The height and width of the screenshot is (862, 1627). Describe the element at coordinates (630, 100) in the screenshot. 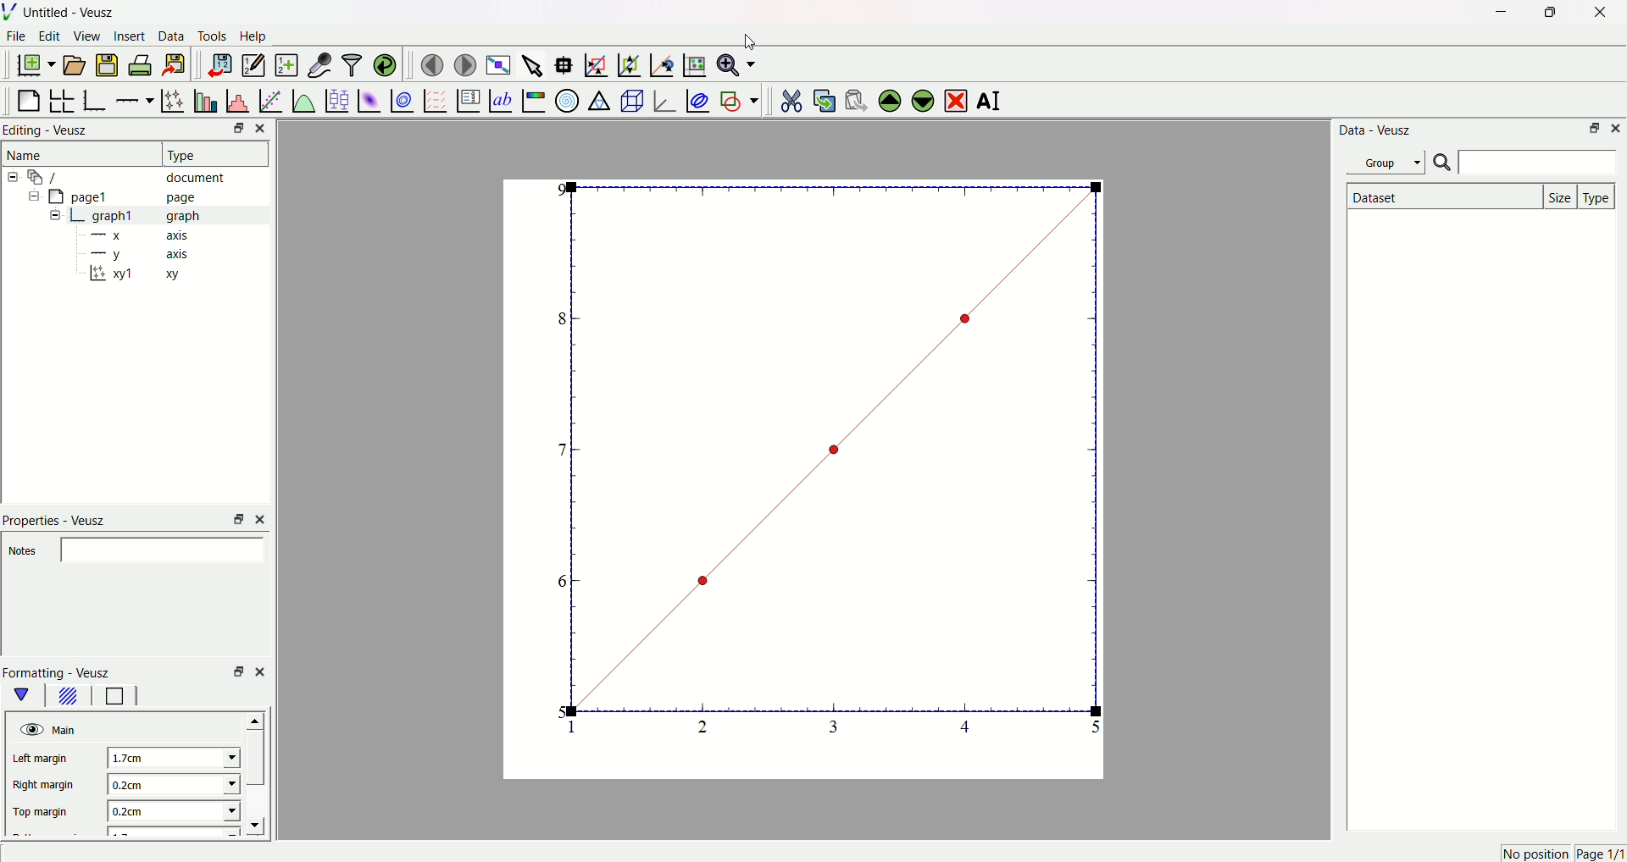

I see `3d scenes` at that location.